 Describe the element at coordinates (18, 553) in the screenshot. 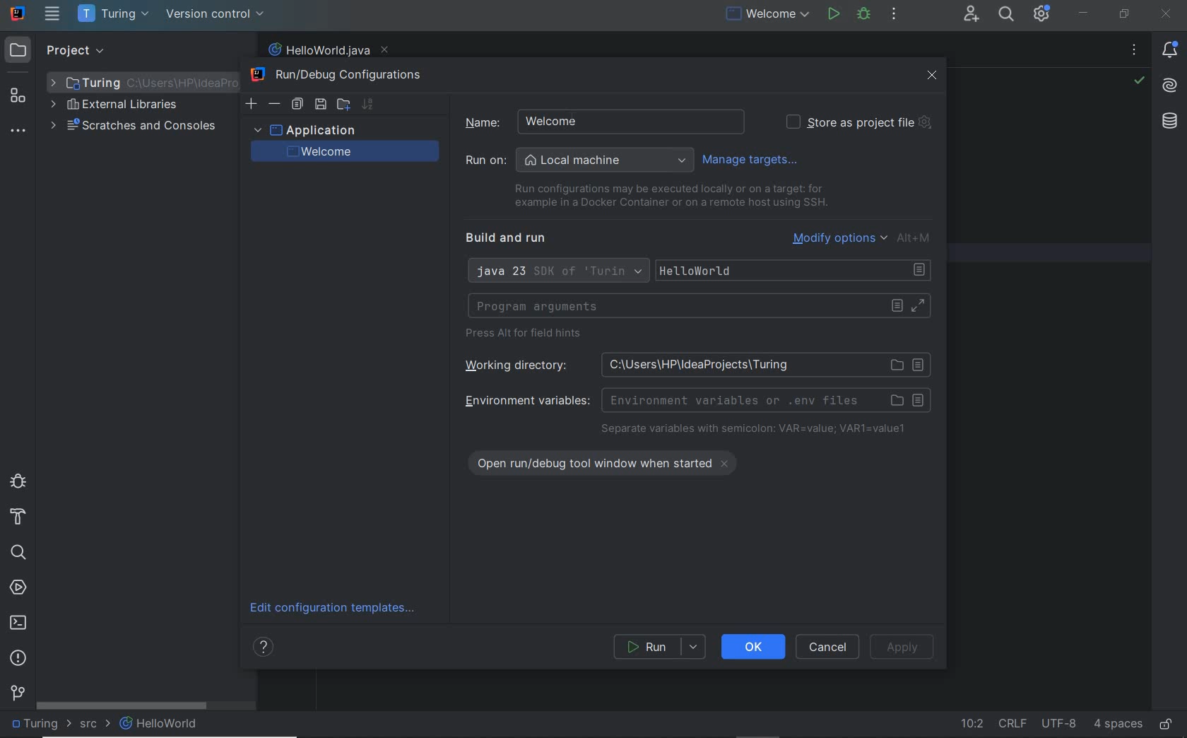

I see `search` at that location.